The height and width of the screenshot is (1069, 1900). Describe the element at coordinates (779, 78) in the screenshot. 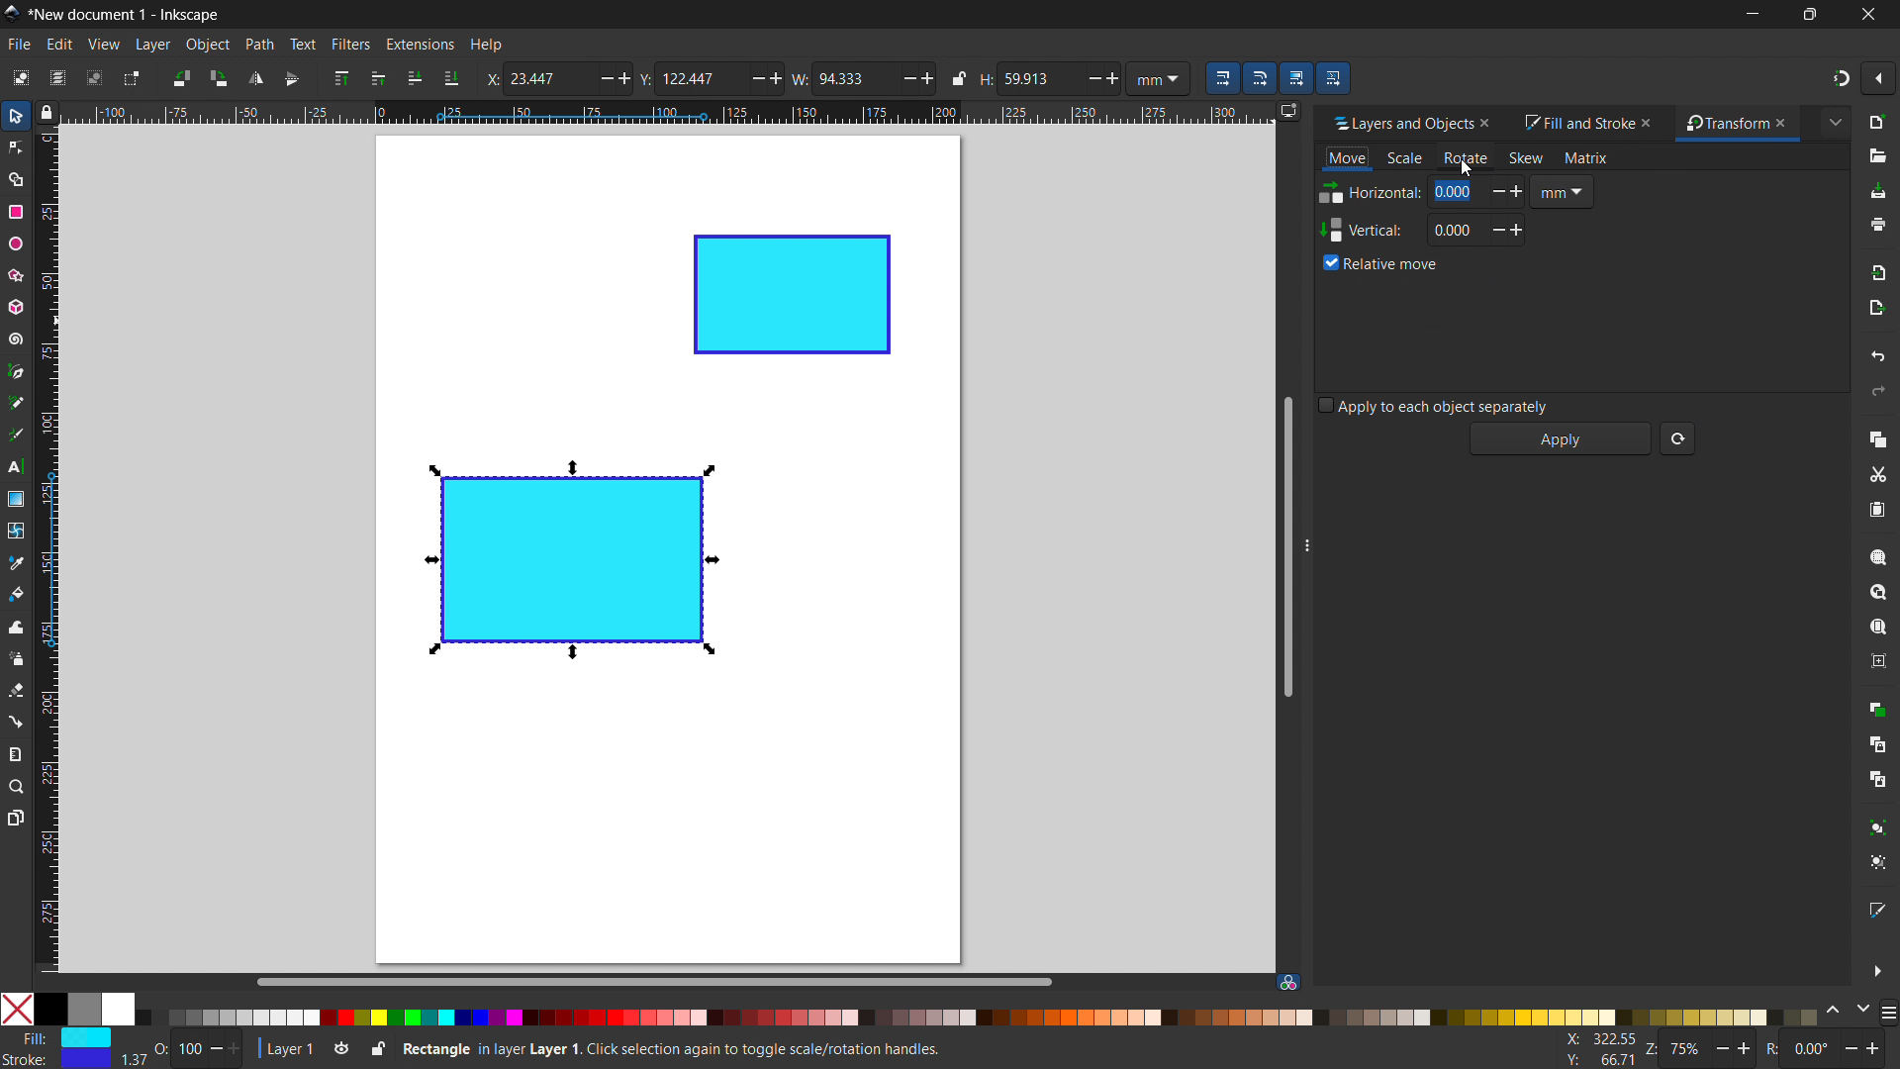

I see `Add/ increase` at that location.